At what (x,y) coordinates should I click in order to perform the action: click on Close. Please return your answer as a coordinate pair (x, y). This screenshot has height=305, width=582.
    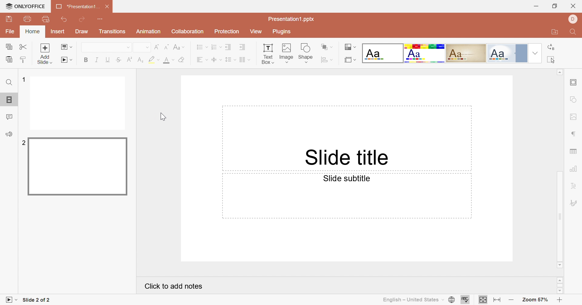
    Looking at the image, I should click on (108, 6).